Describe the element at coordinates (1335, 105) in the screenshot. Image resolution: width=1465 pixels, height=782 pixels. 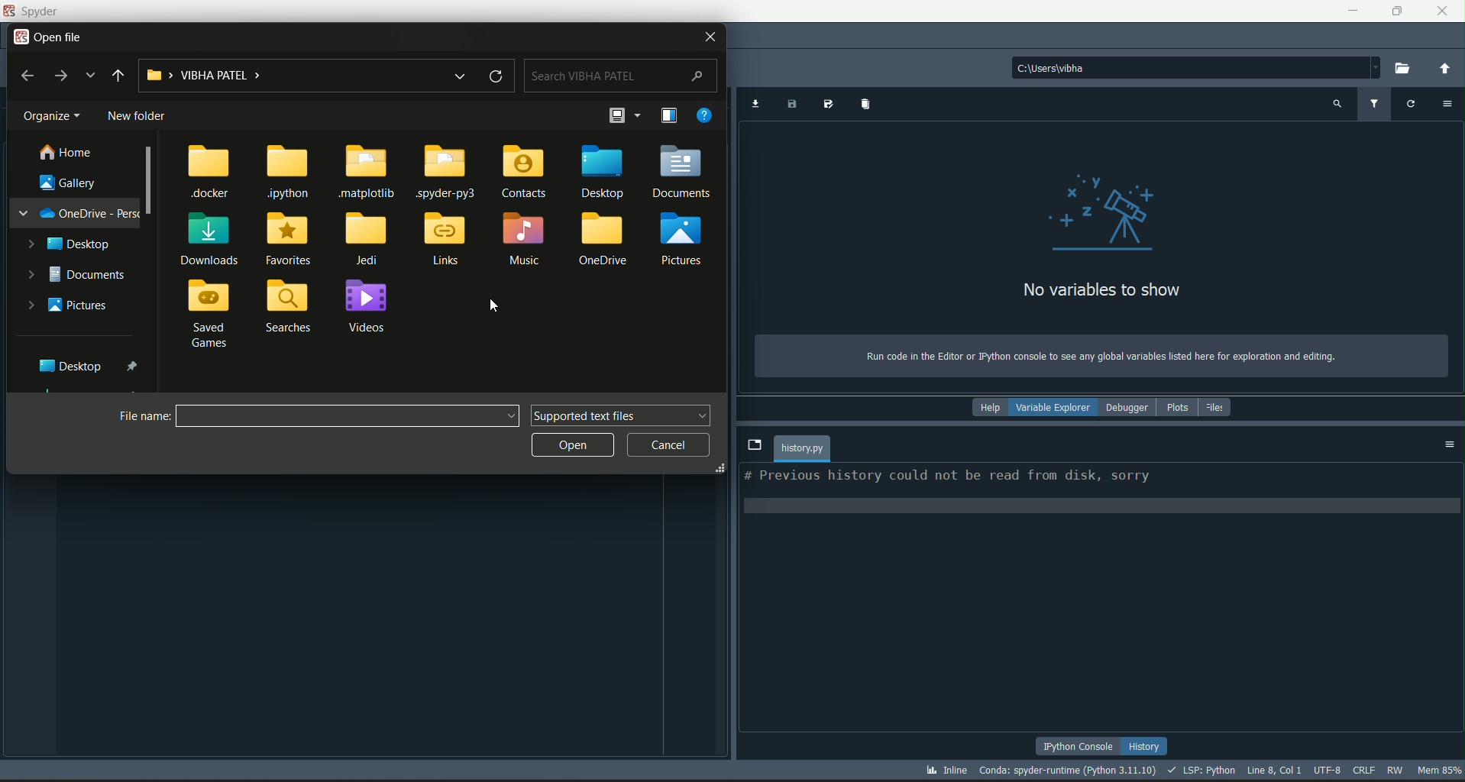
I see `search variable` at that location.